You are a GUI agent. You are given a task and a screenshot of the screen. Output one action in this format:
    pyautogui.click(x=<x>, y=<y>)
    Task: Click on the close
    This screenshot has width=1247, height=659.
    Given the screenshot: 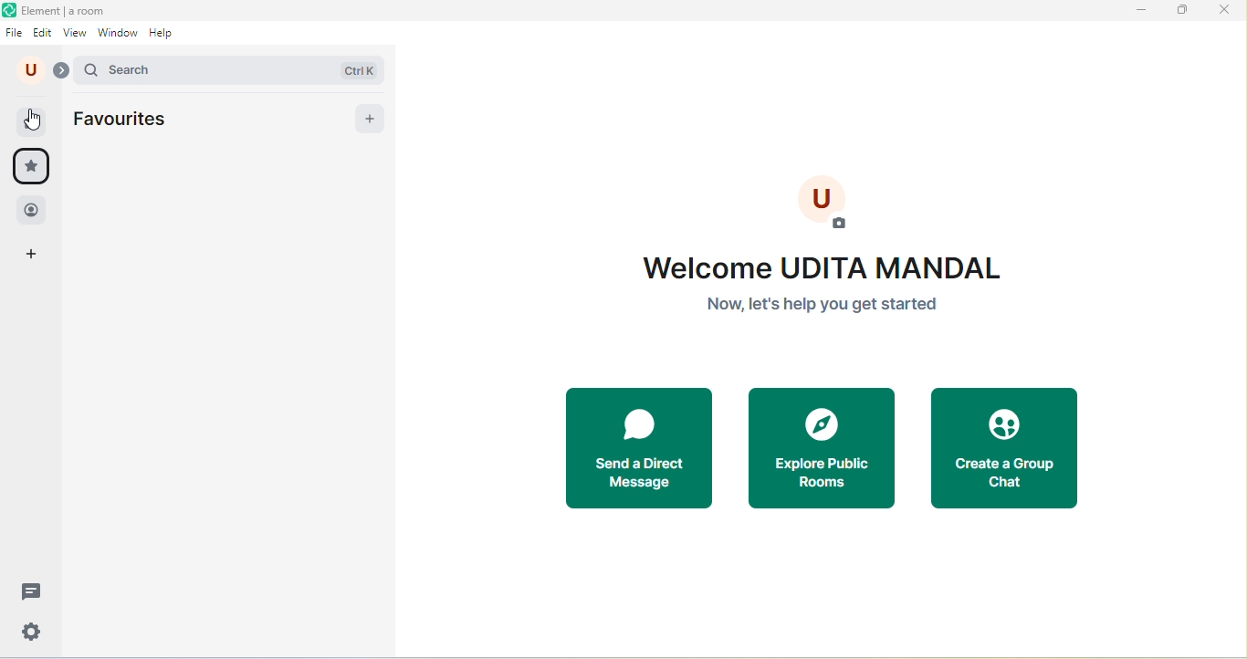 What is the action you would take?
    pyautogui.click(x=1221, y=14)
    